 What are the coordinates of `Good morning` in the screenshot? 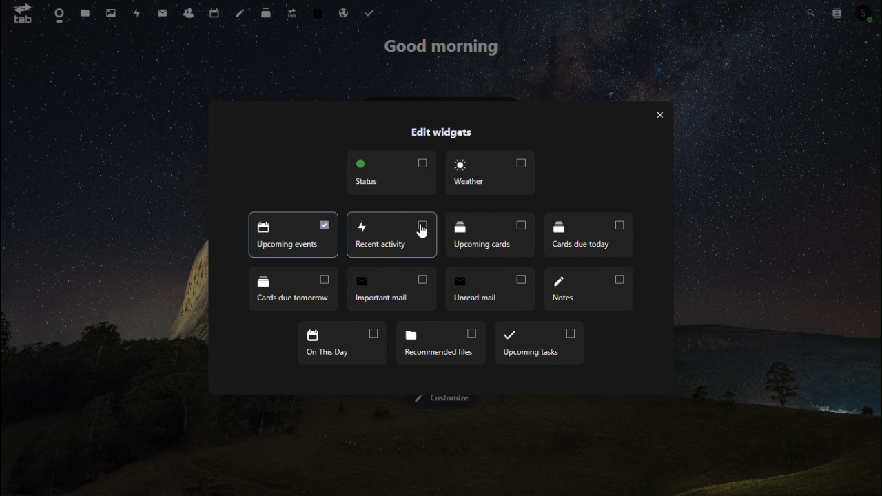 It's located at (444, 49).